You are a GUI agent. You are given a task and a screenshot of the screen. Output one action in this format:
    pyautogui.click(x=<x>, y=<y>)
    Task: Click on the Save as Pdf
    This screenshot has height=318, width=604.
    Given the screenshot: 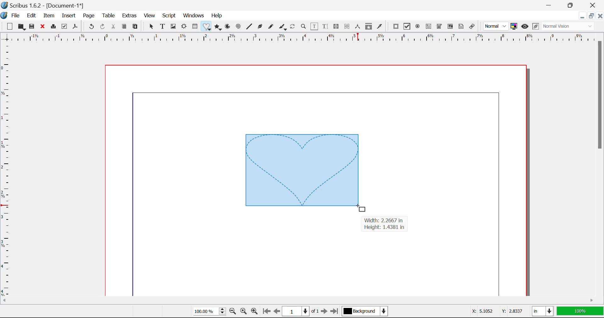 What is the action you would take?
    pyautogui.click(x=75, y=27)
    